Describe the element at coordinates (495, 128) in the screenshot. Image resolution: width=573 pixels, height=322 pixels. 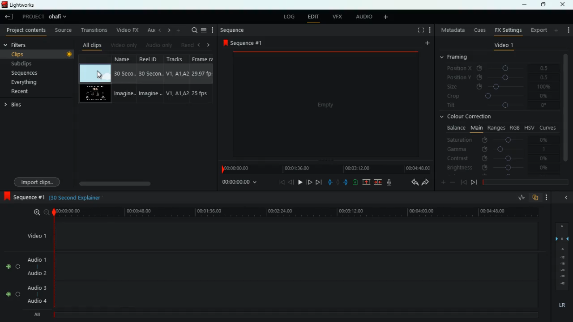
I see `ranges` at that location.